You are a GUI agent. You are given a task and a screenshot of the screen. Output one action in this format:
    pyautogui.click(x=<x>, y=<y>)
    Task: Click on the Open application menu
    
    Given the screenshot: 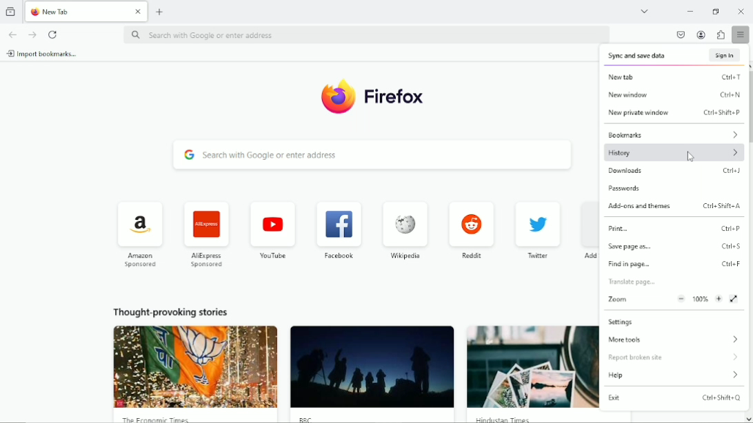 What is the action you would take?
    pyautogui.click(x=741, y=34)
    